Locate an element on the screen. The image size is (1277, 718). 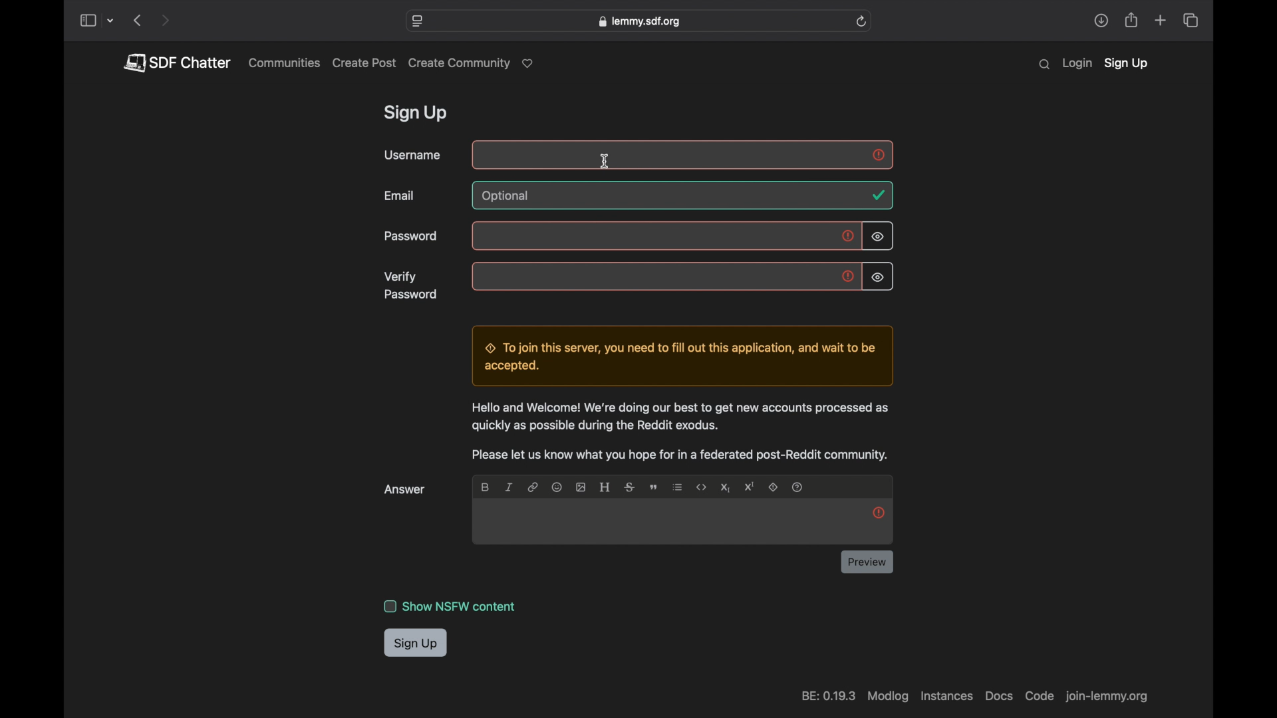
login is located at coordinates (1077, 64).